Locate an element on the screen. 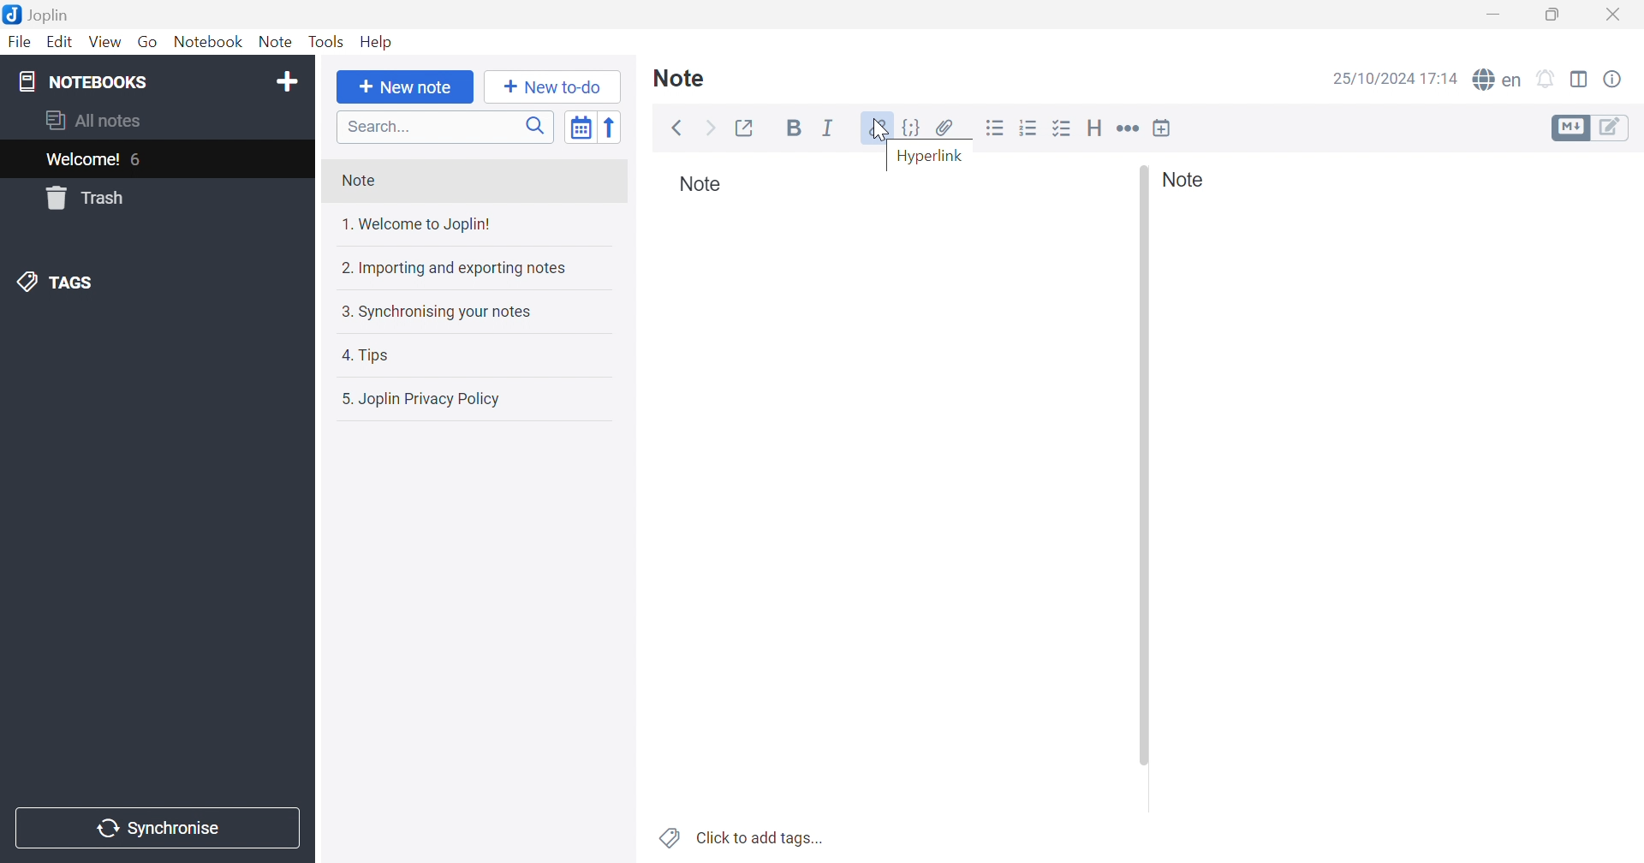 This screenshot has width=1644, height=863. Code is located at coordinates (912, 128).